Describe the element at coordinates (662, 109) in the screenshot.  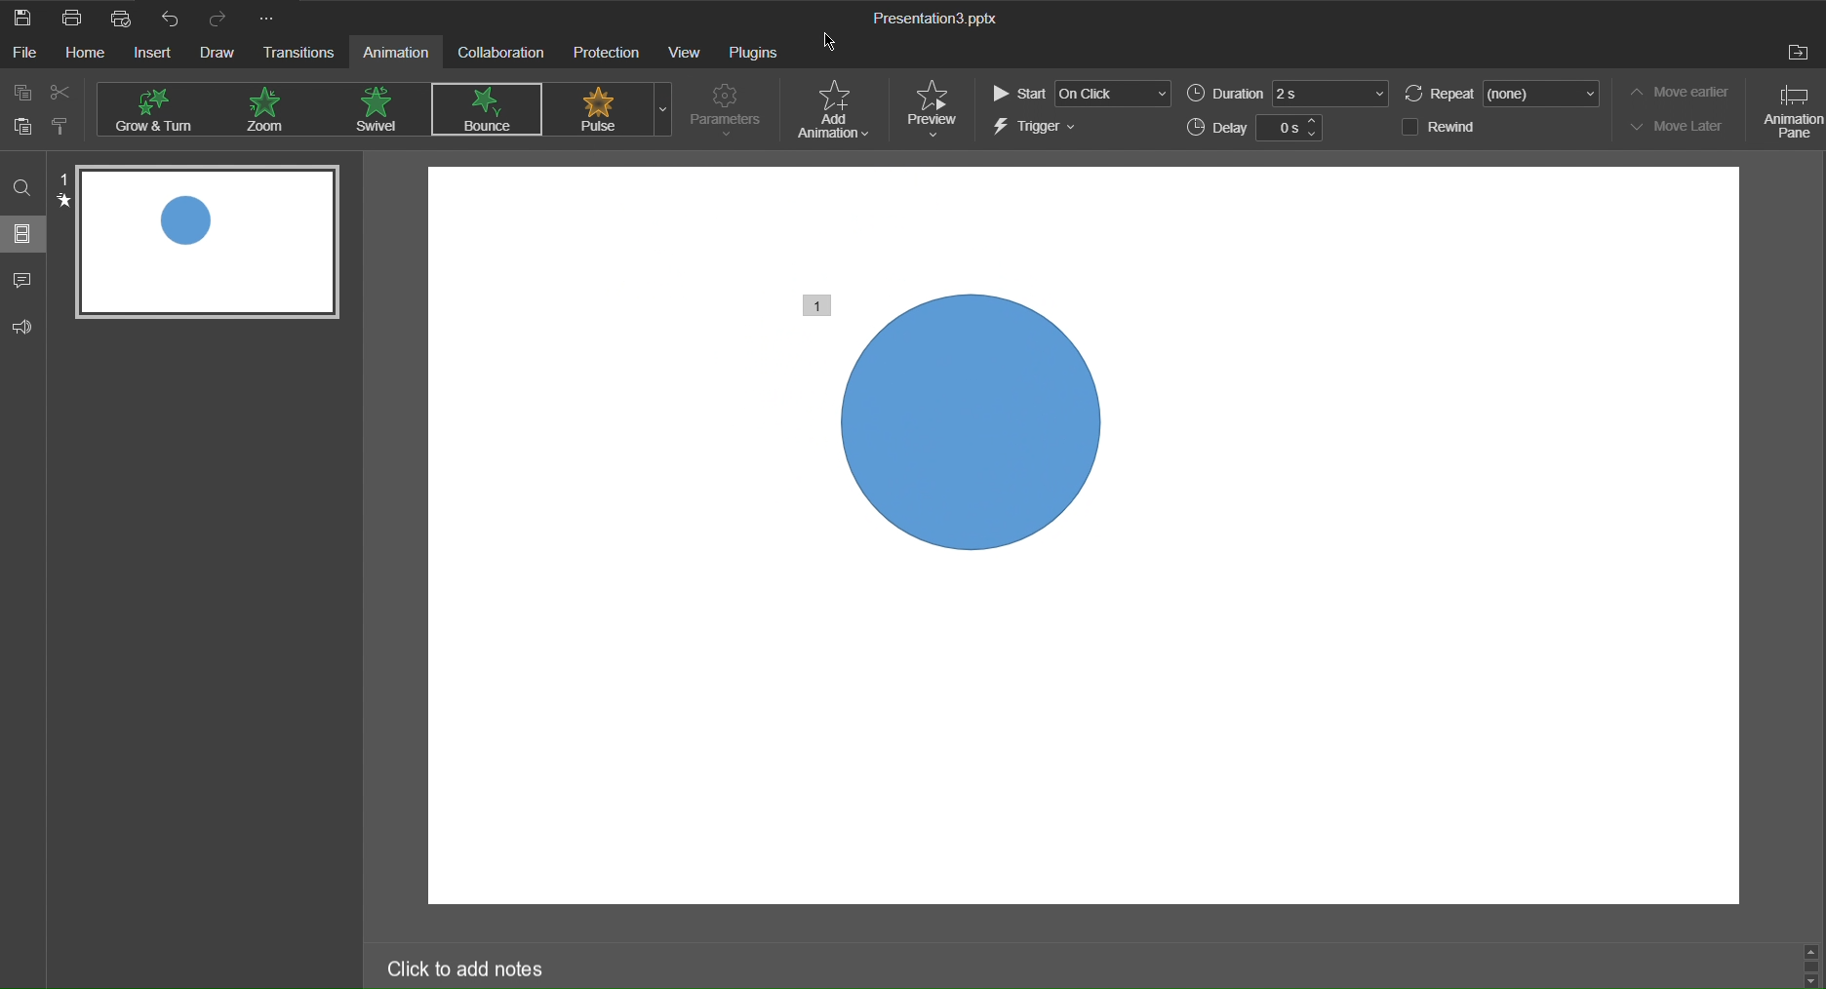
I see `more Animations` at that location.